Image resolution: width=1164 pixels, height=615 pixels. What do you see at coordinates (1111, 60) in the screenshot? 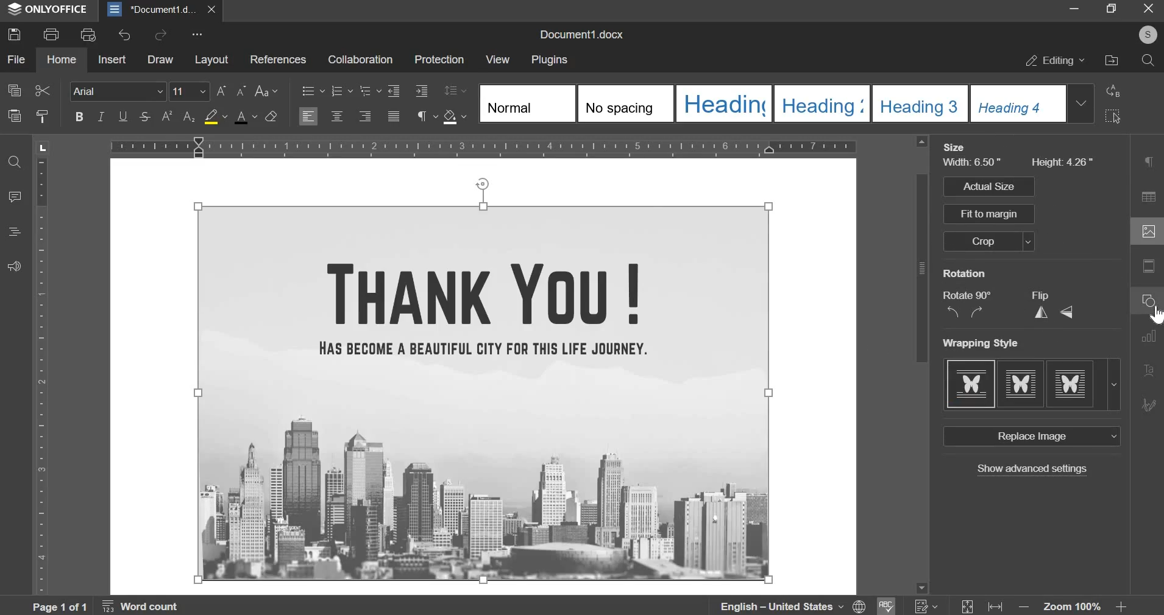
I see `file location` at bounding box center [1111, 60].